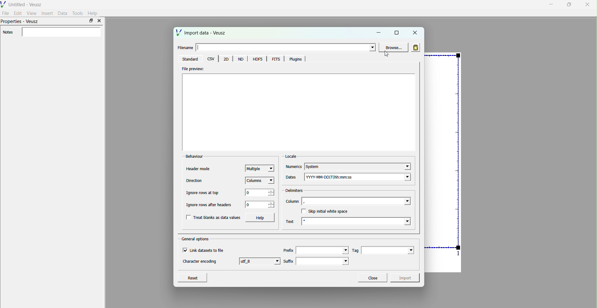 Image resolution: width=597 pixels, height=308 pixels. I want to click on File preview:, so click(193, 69).